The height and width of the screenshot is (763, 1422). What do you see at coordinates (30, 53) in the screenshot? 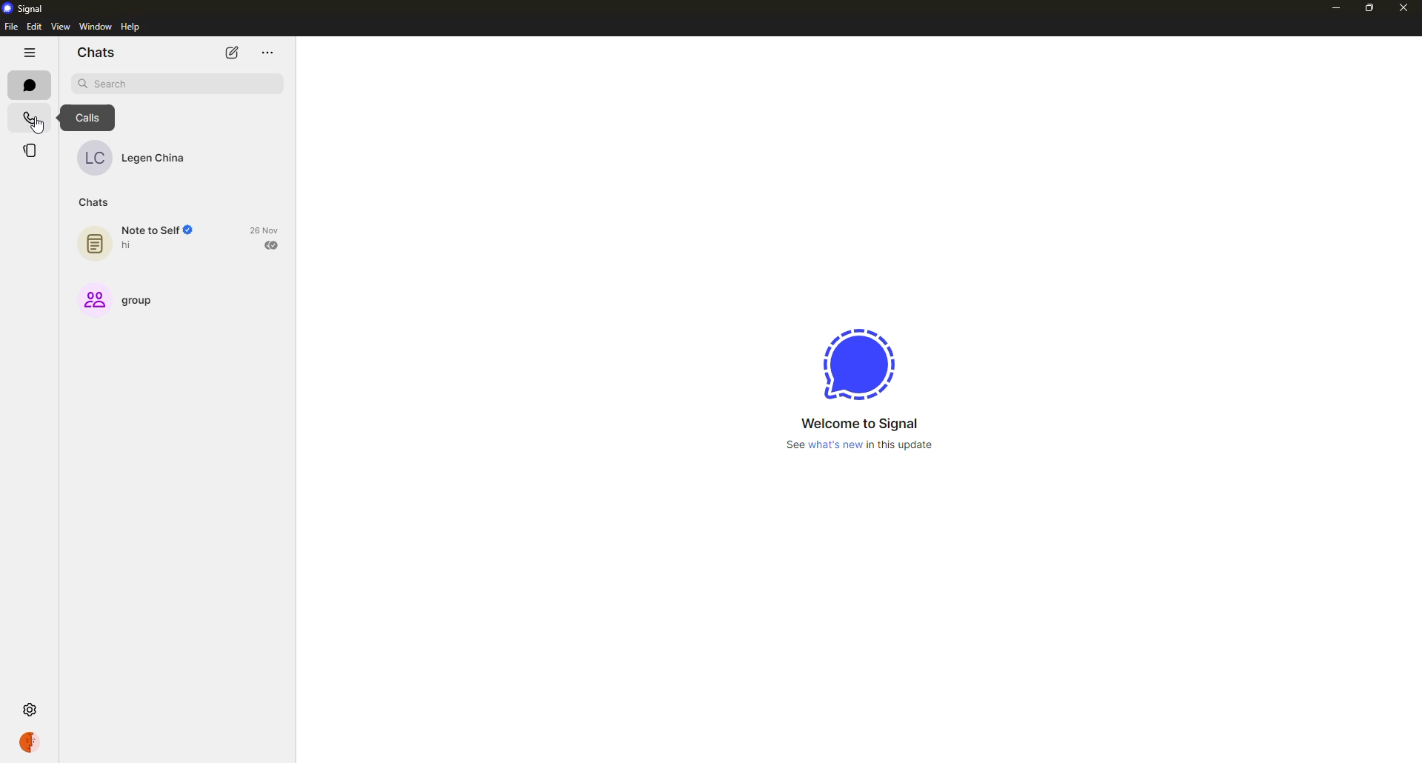
I see `hide tabs` at bounding box center [30, 53].